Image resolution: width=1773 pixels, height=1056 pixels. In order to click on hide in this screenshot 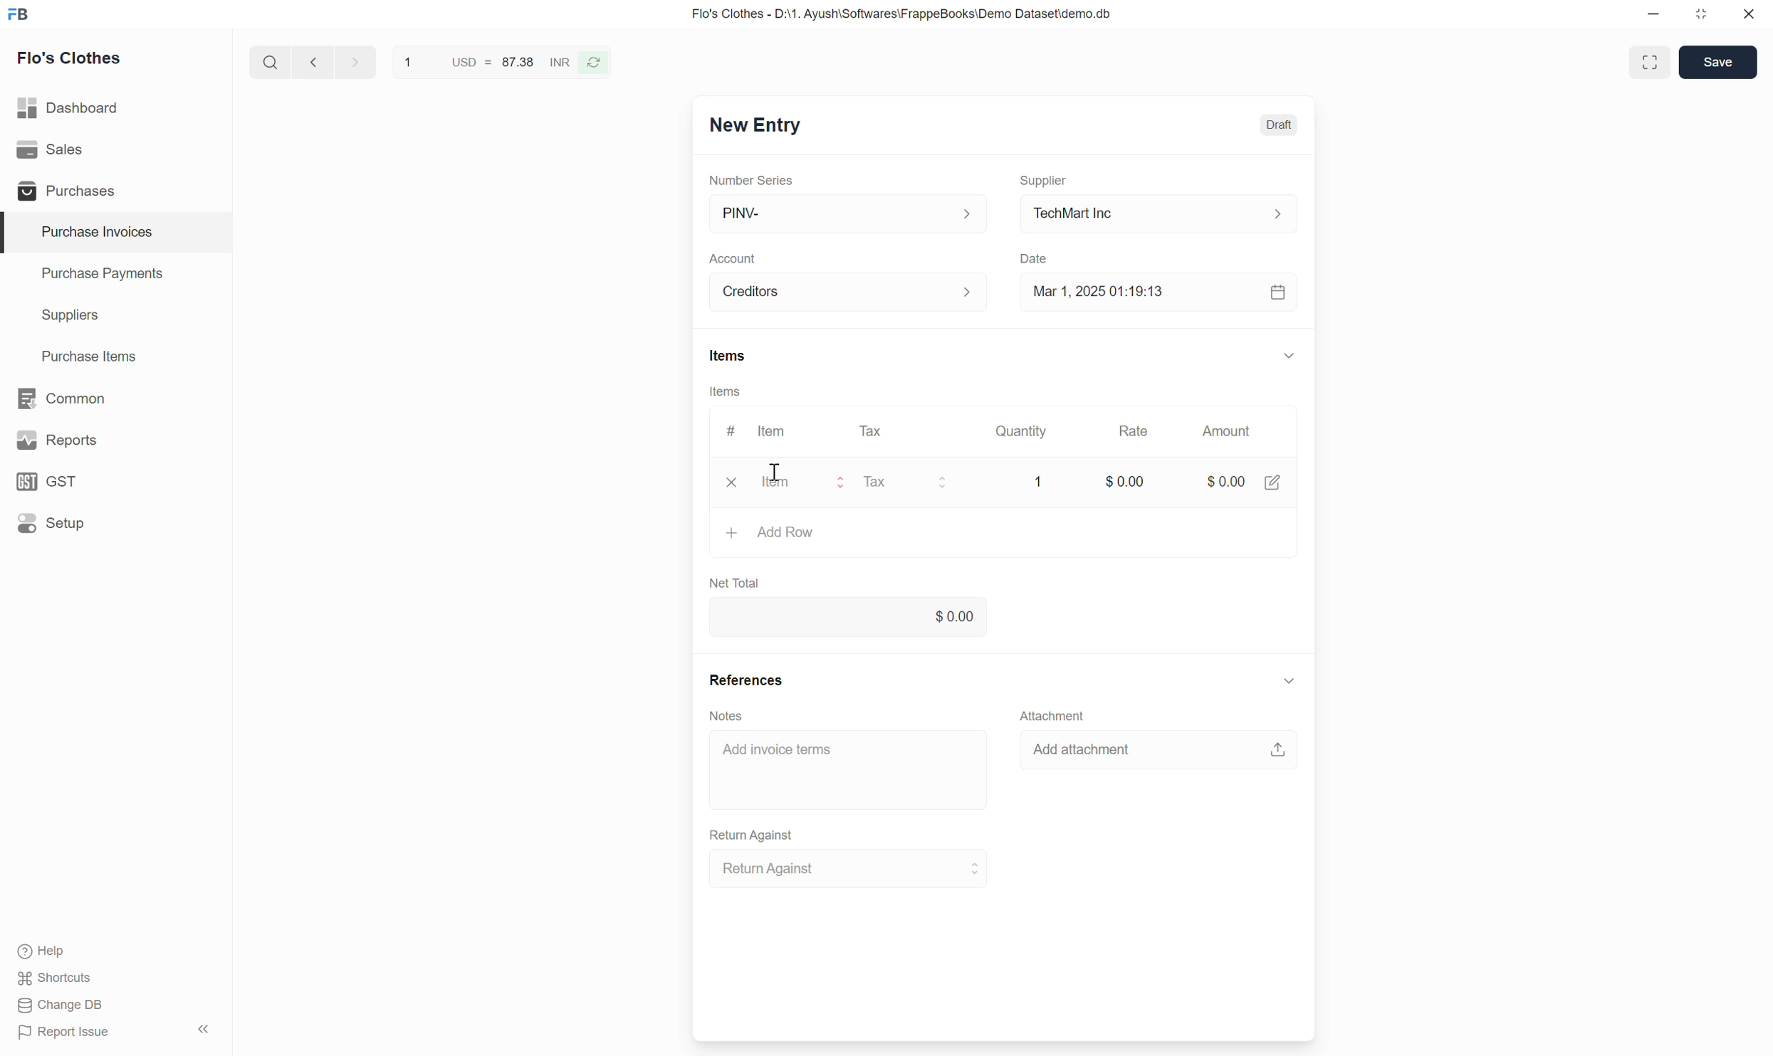, I will do `click(202, 1027)`.